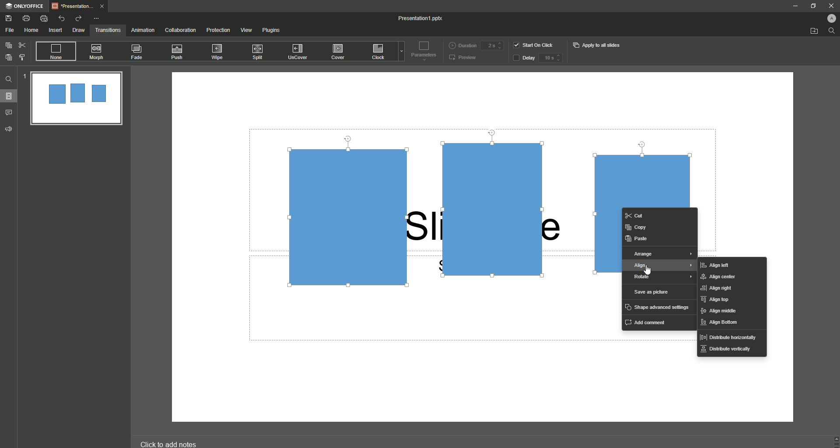 The image size is (840, 448). I want to click on Delay button, so click(524, 59).